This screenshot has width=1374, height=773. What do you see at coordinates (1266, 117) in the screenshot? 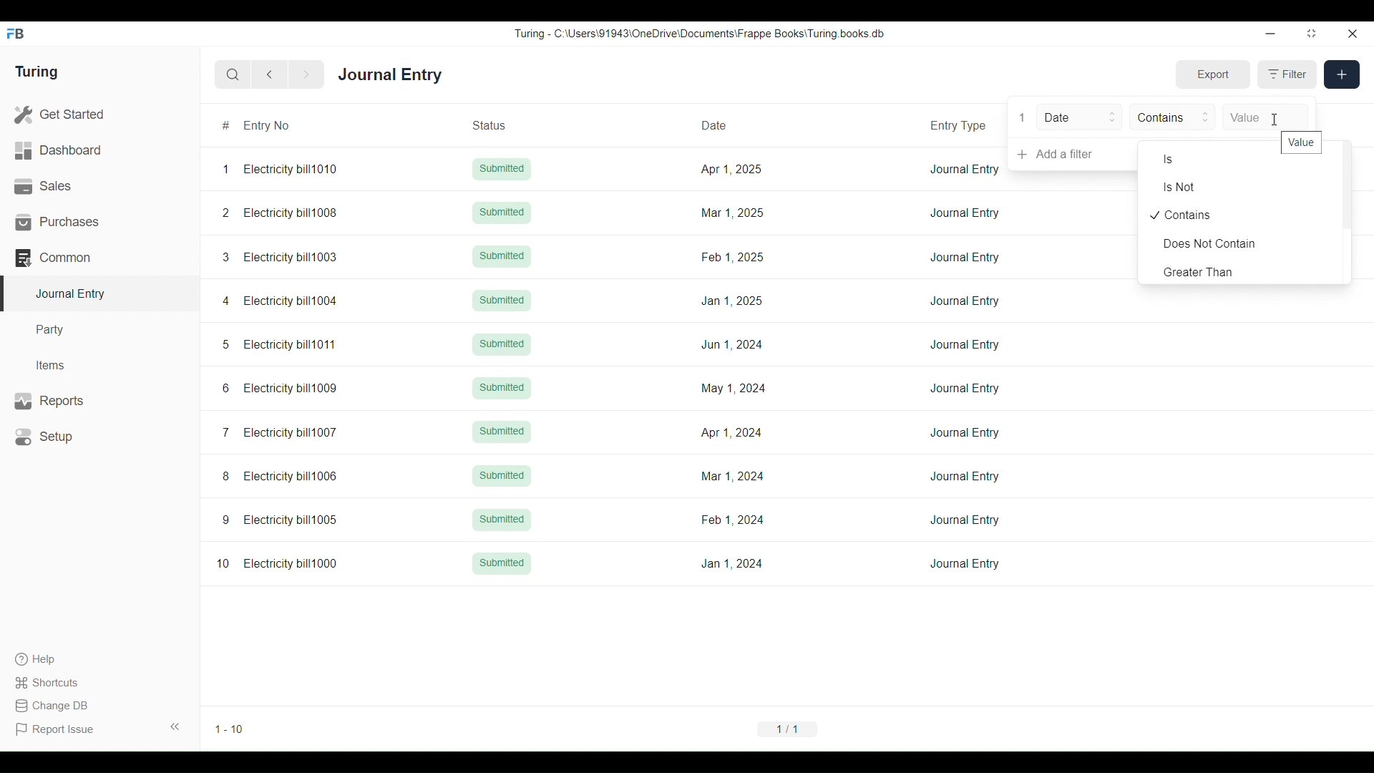
I see `Value` at bounding box center [1266, 117].